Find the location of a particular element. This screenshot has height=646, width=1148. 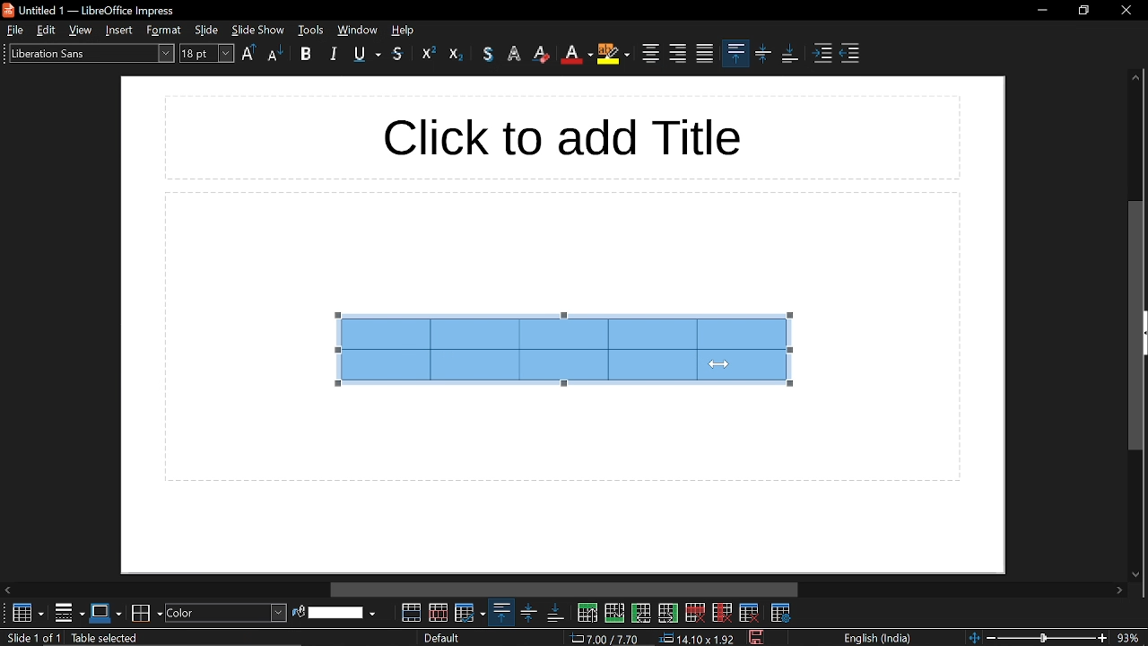

insert is located at coordinates (118, 31).